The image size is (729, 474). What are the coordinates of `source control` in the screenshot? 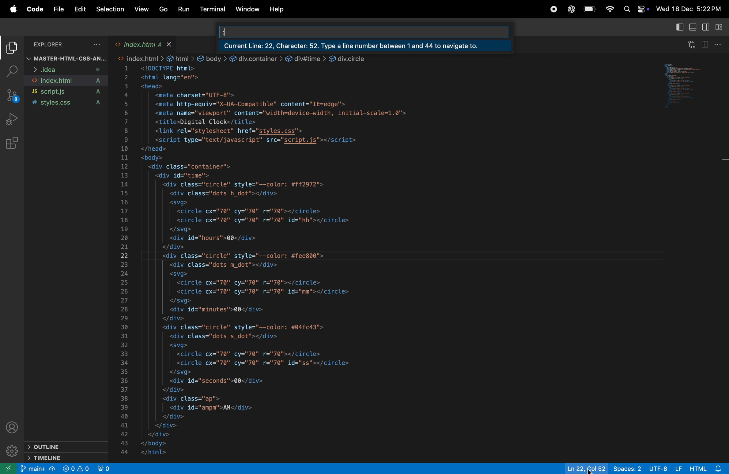 It's located at (12, 96).